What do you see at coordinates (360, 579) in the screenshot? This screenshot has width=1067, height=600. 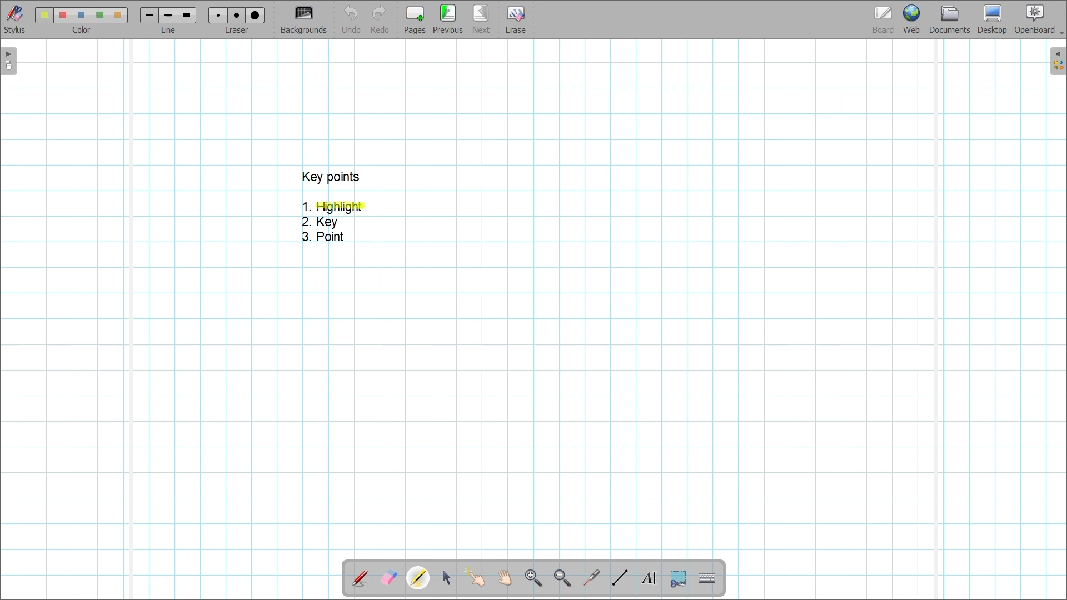 I see `Annotate document` at bounding box center [360, 579].